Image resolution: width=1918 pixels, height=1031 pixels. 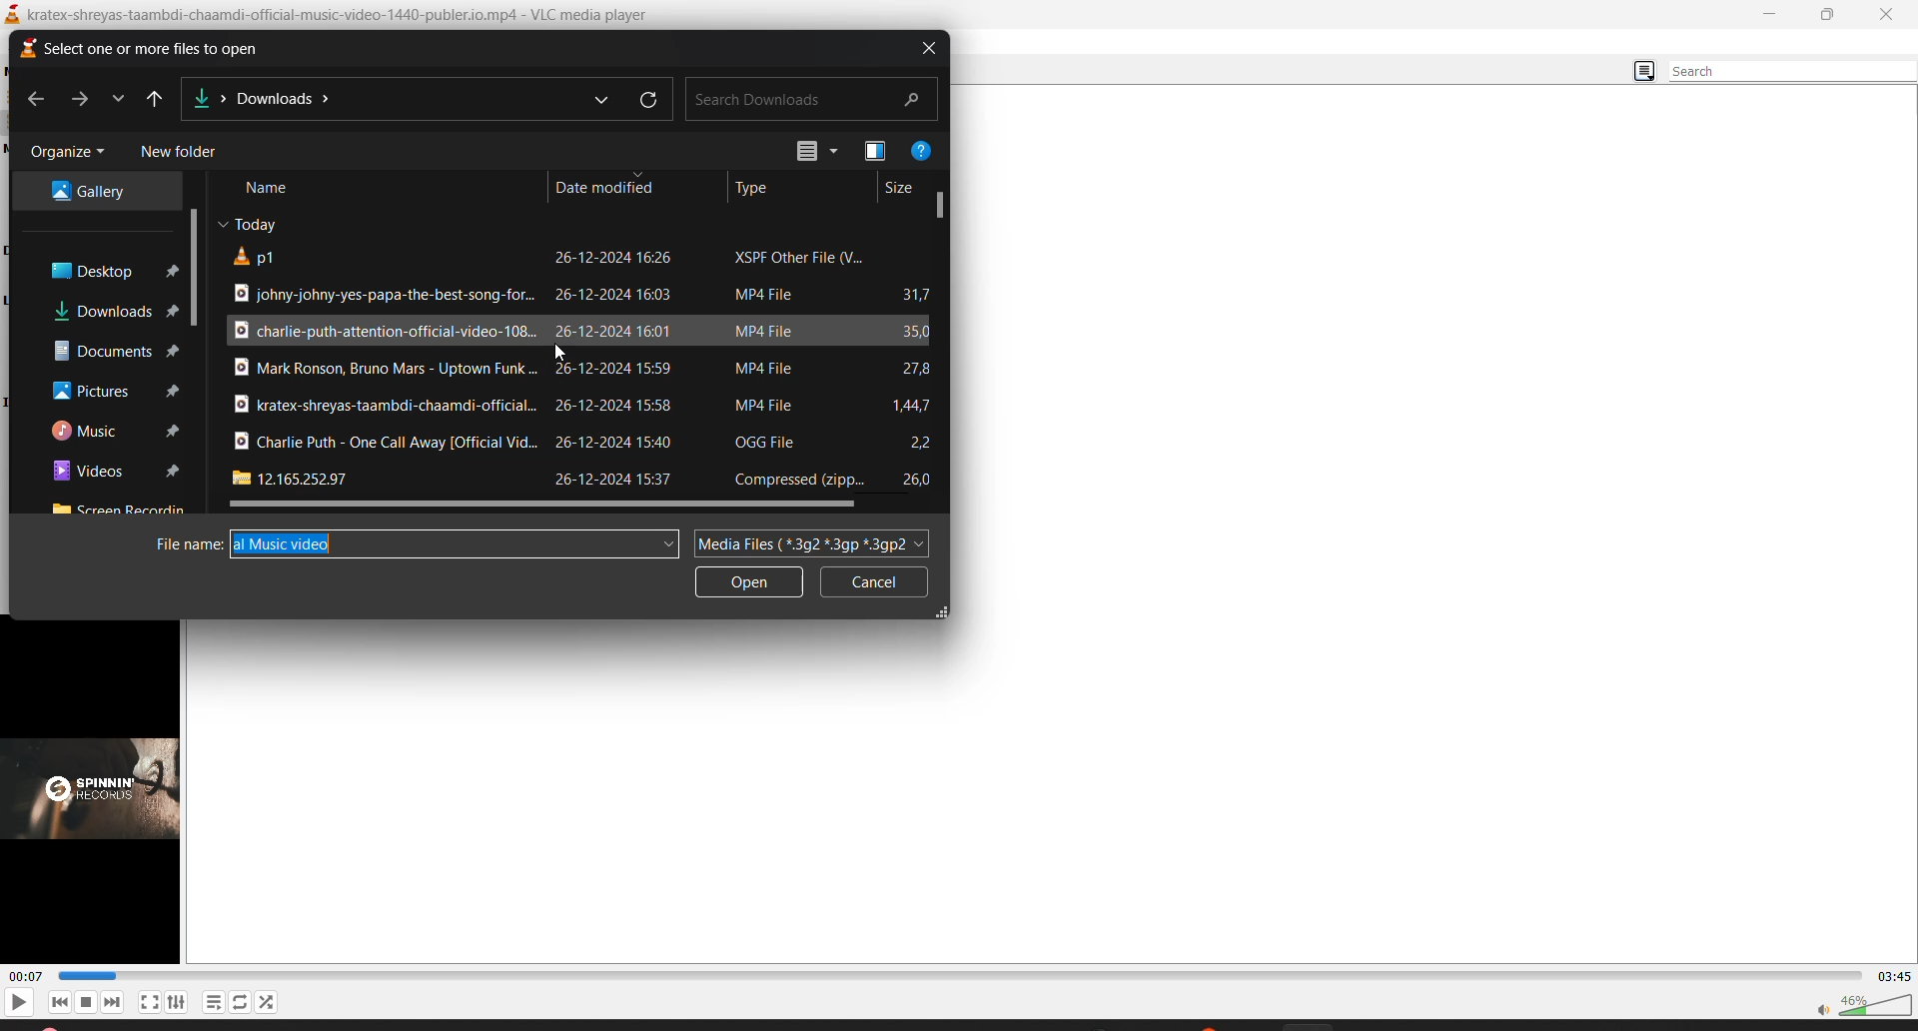 I want to click on change view, so click(x=1640, y=72).